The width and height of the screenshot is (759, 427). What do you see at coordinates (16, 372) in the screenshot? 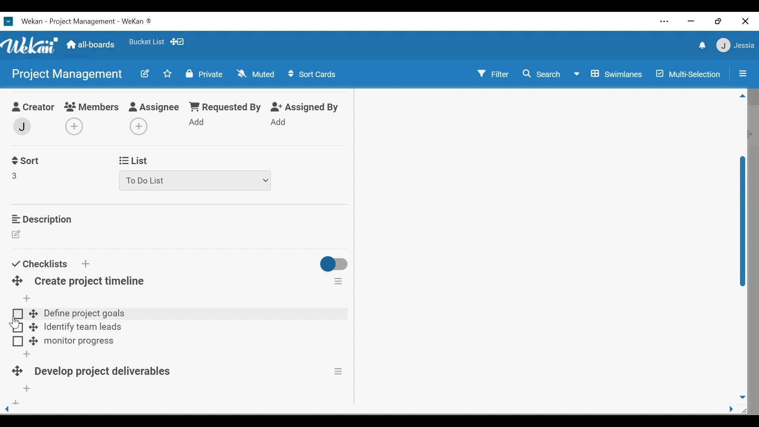
I see `Desktop drag handles` at bounding box center [16, 372].